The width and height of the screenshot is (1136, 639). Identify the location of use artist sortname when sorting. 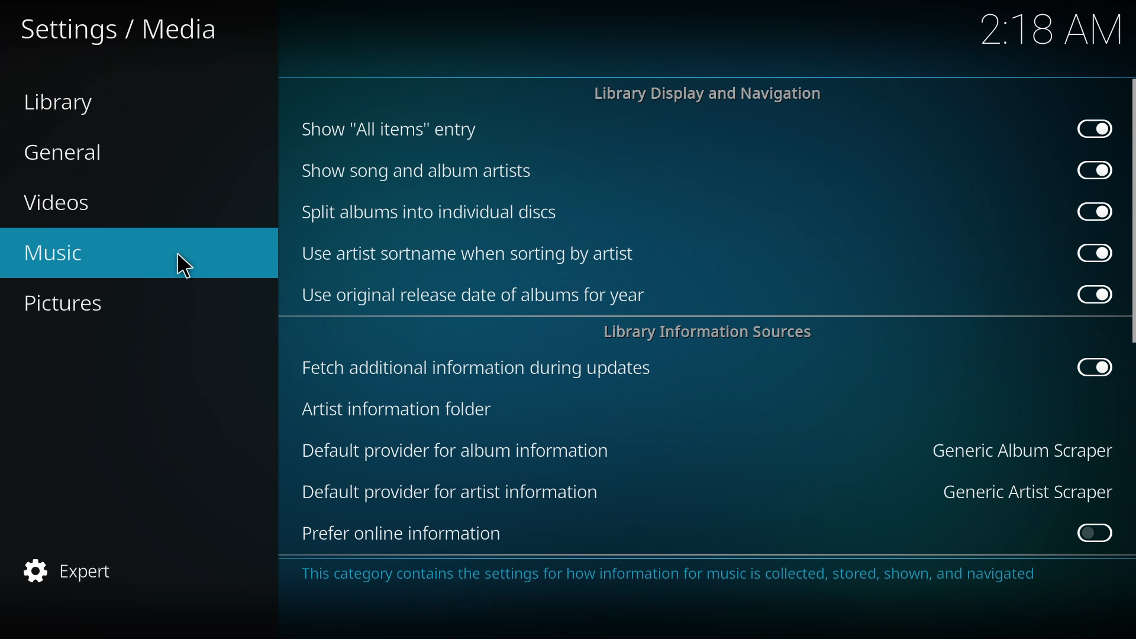
(470, 253).